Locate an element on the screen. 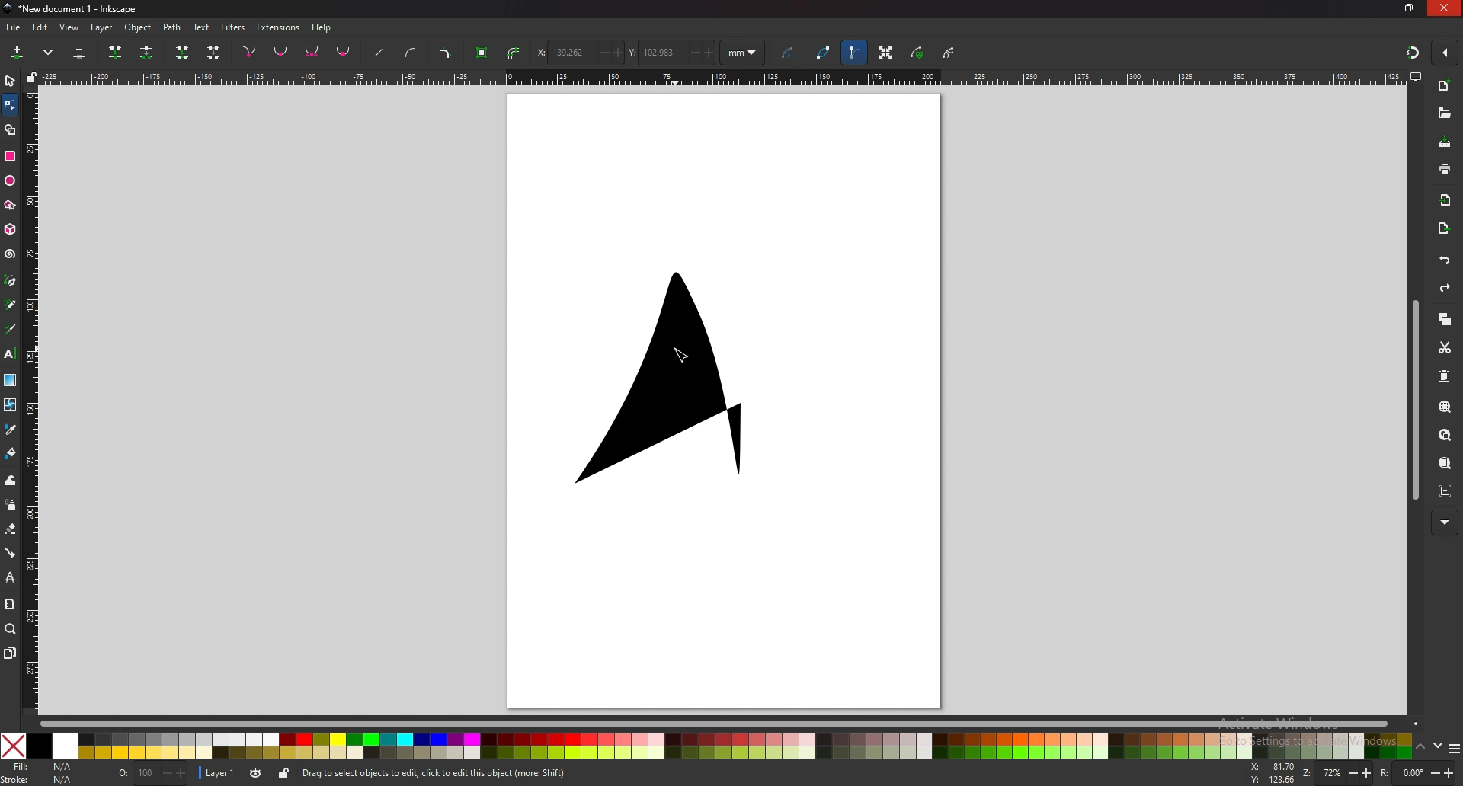 Image resolution: width=1463 pixels, height=786 pixels. snapping is located at coordinates (1413, 53).